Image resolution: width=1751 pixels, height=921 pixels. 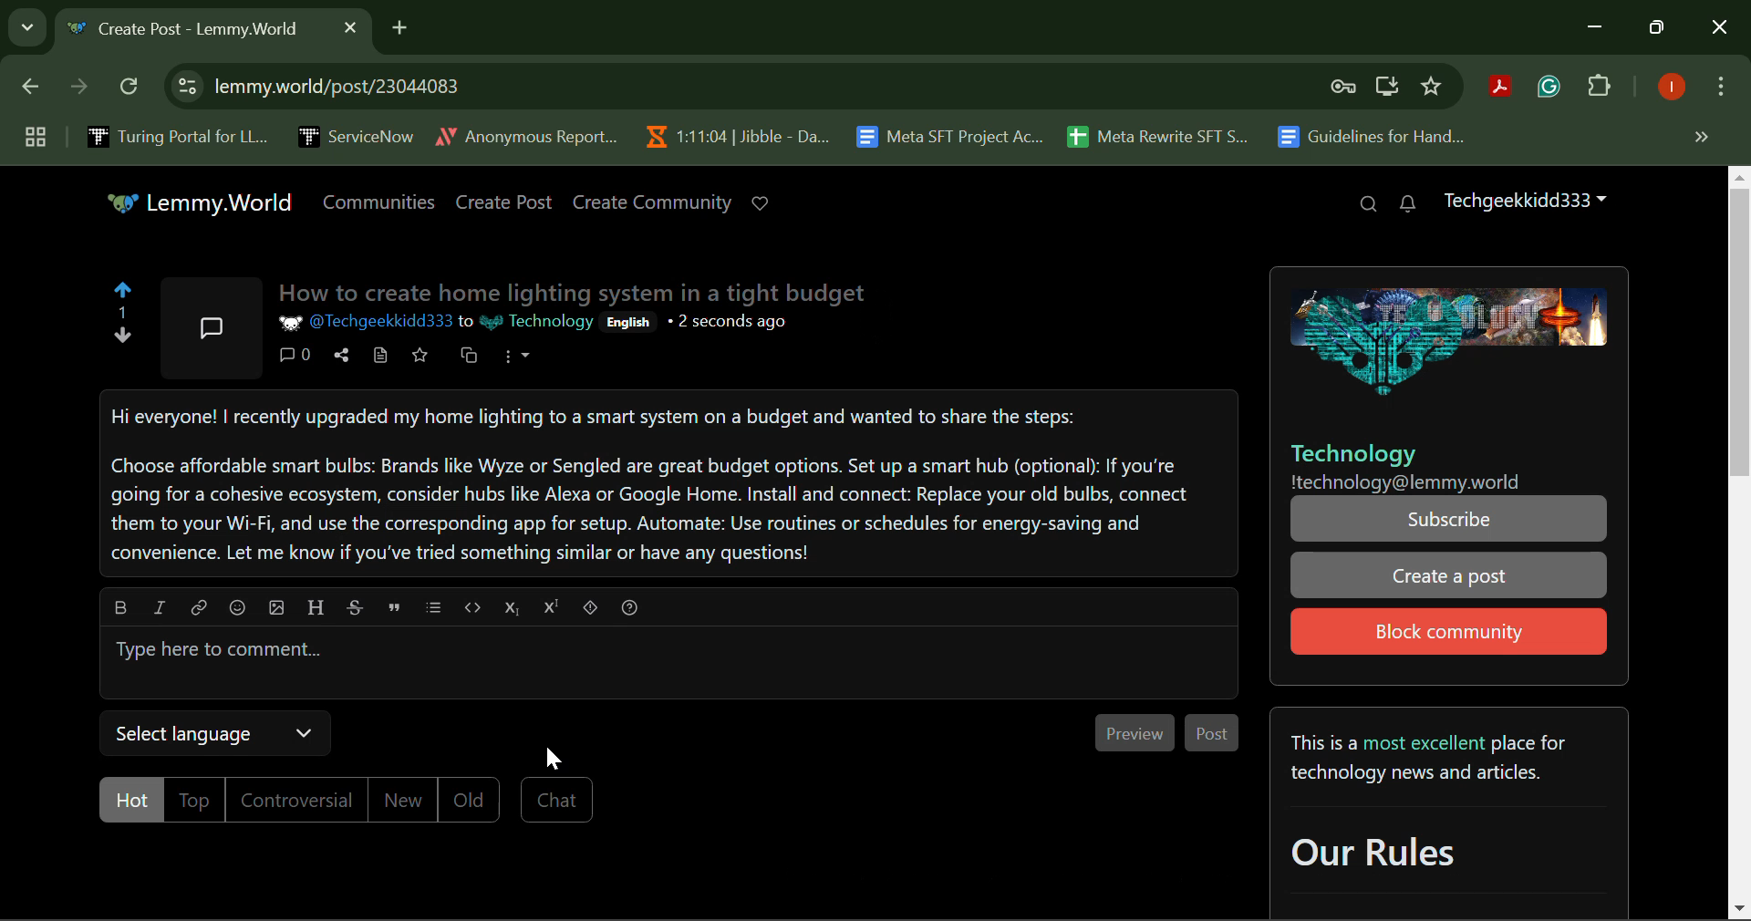 I want to click on More Options, so click(x=1719, y=90).